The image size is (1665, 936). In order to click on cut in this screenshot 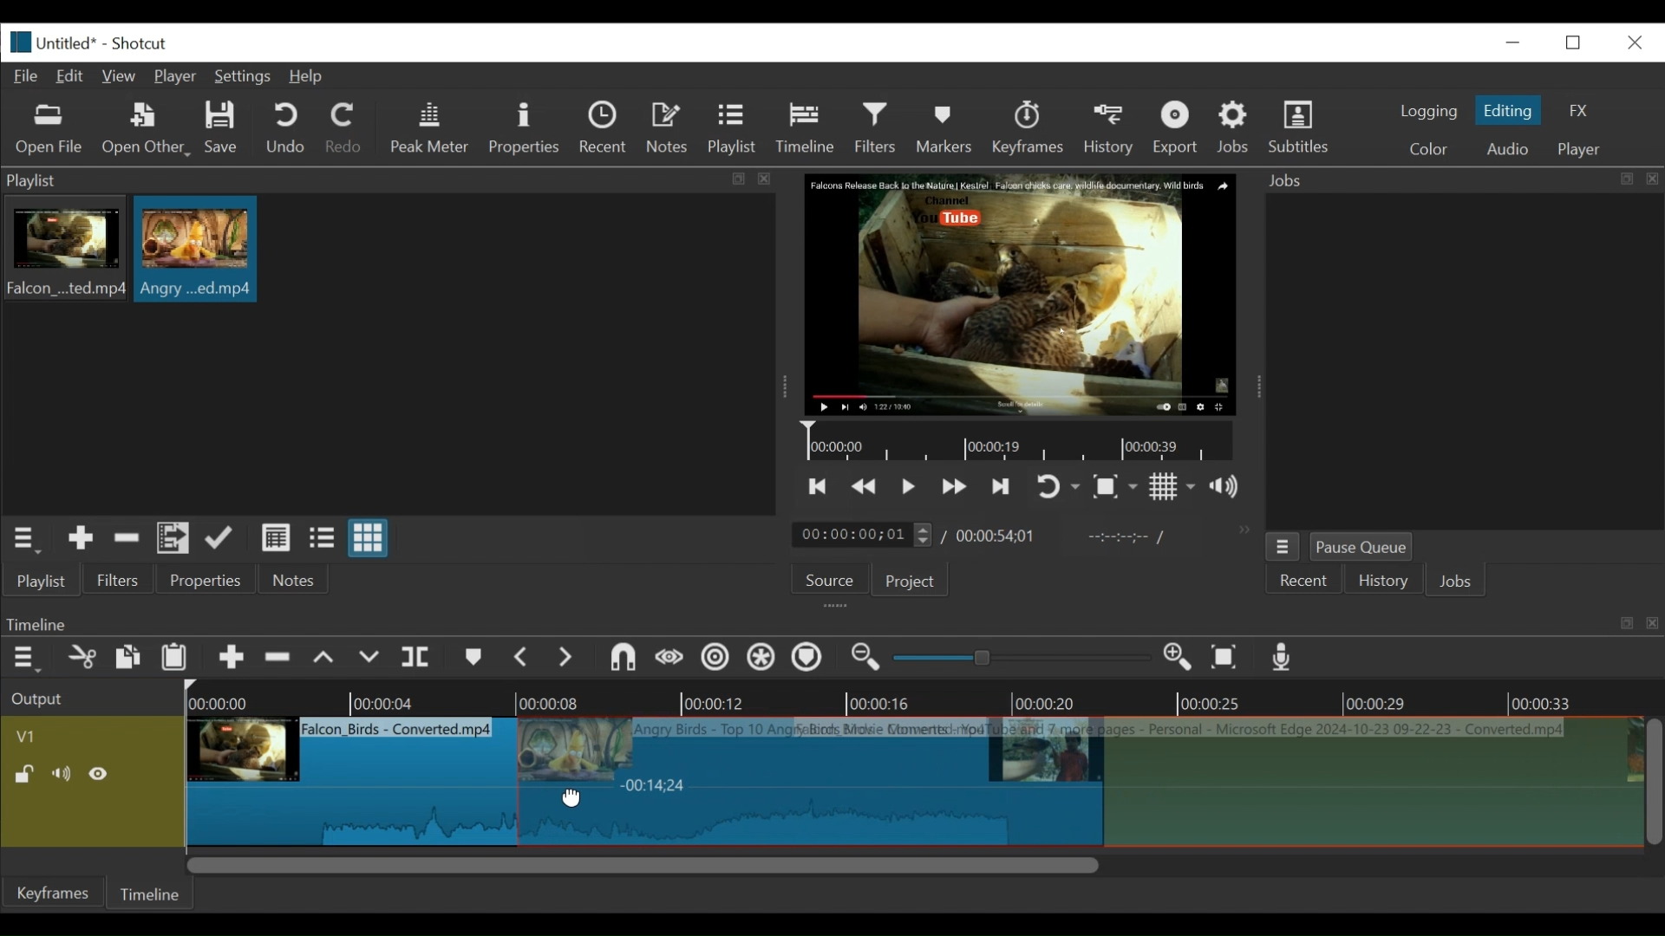, I will do `click(81, 659)`.